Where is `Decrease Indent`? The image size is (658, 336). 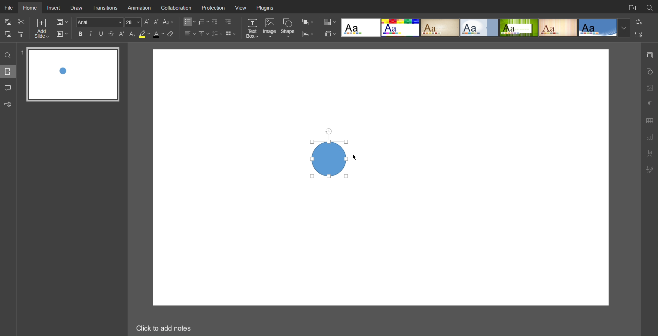
Decrease Indent is located at coordinates (215, 22).